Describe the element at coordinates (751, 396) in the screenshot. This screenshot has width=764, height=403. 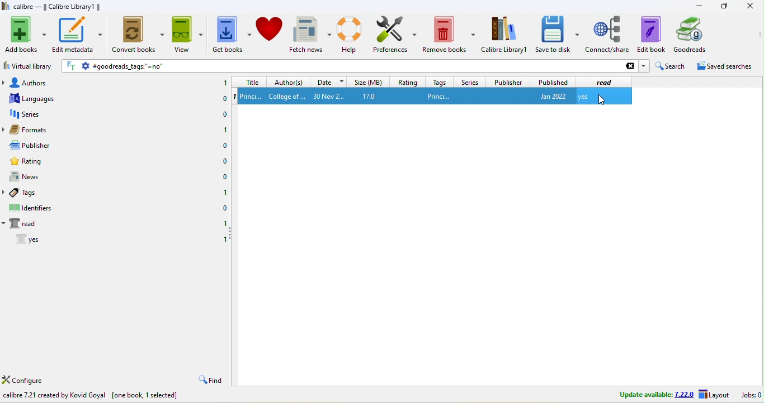
I see `jobs 0` at that location.